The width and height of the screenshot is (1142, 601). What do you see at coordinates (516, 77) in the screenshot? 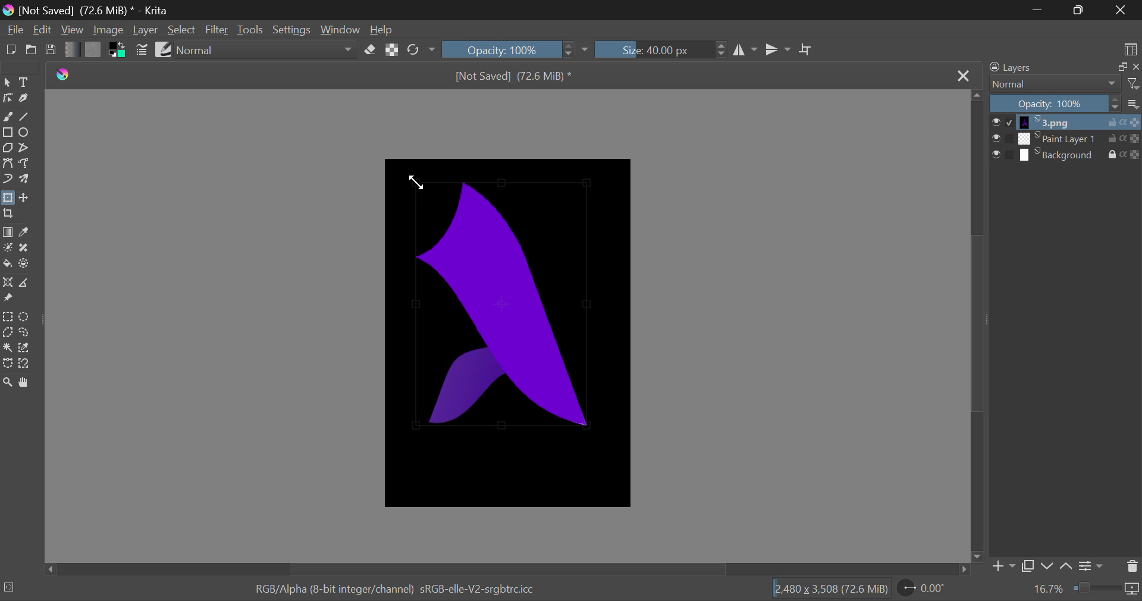
I see `[Not Saved] (71.4 MiB) *` at bounding box center [516, 77].